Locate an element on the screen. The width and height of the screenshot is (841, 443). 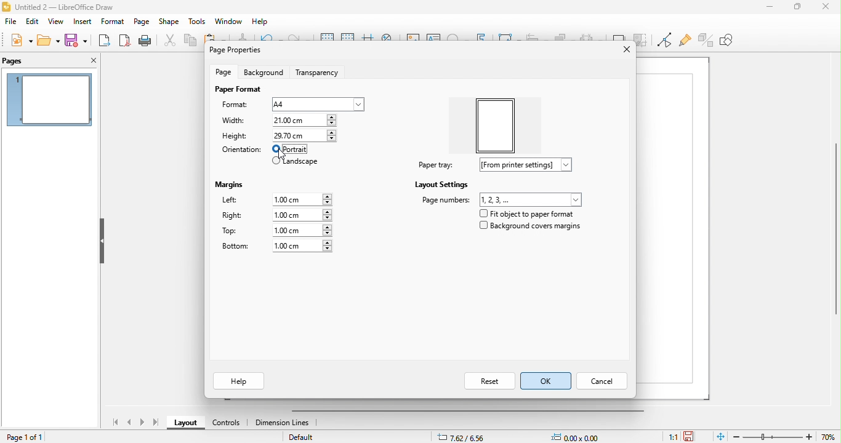
view is located at coordinates (56, 22).